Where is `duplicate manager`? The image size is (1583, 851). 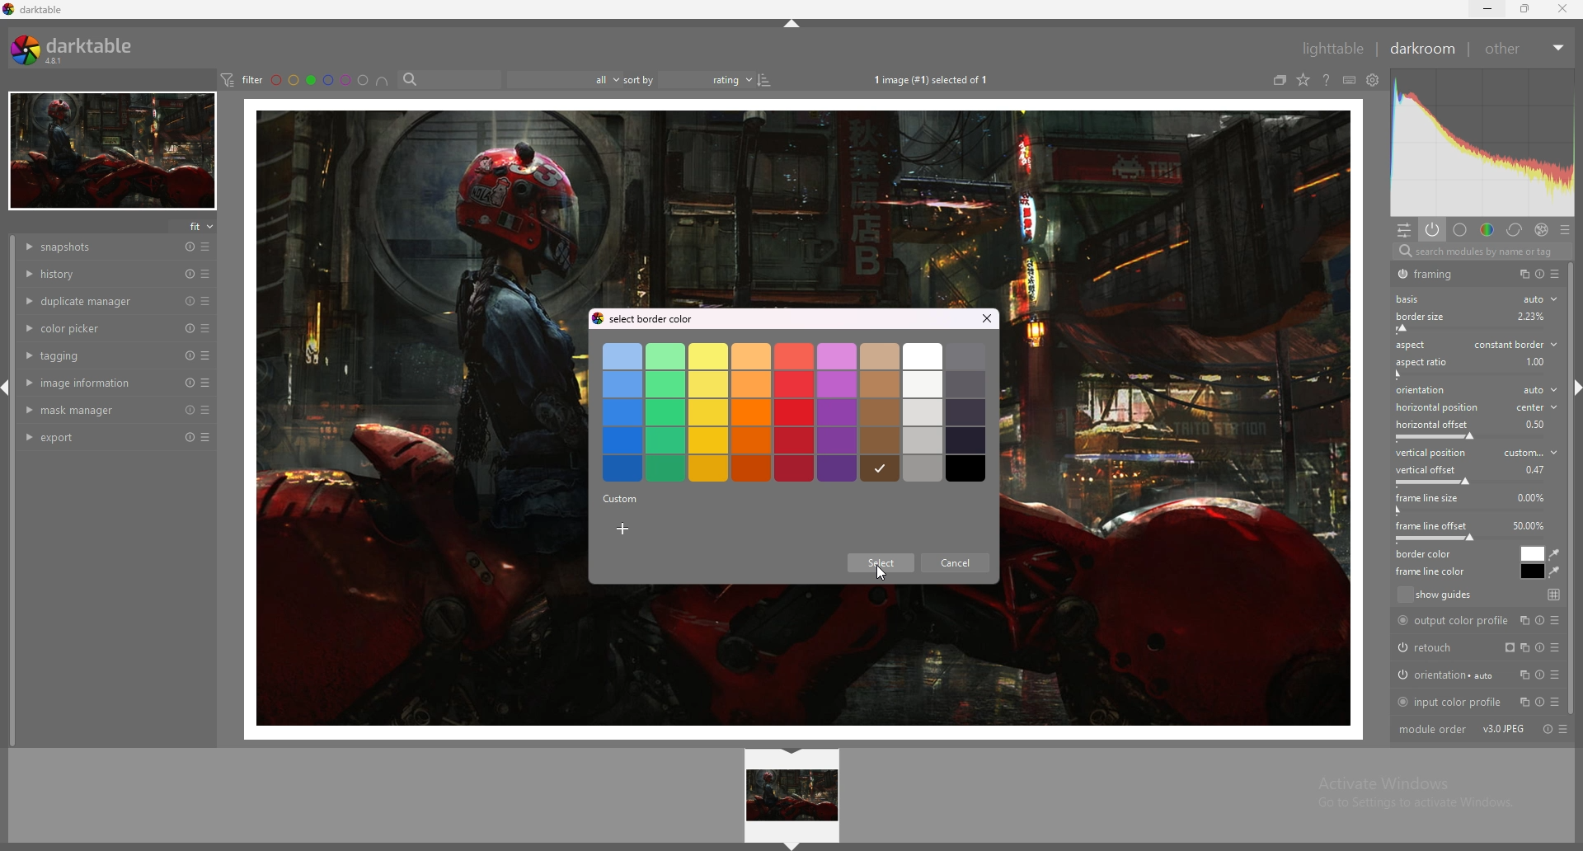 duplicate manager is located at coordinates (98, 300).